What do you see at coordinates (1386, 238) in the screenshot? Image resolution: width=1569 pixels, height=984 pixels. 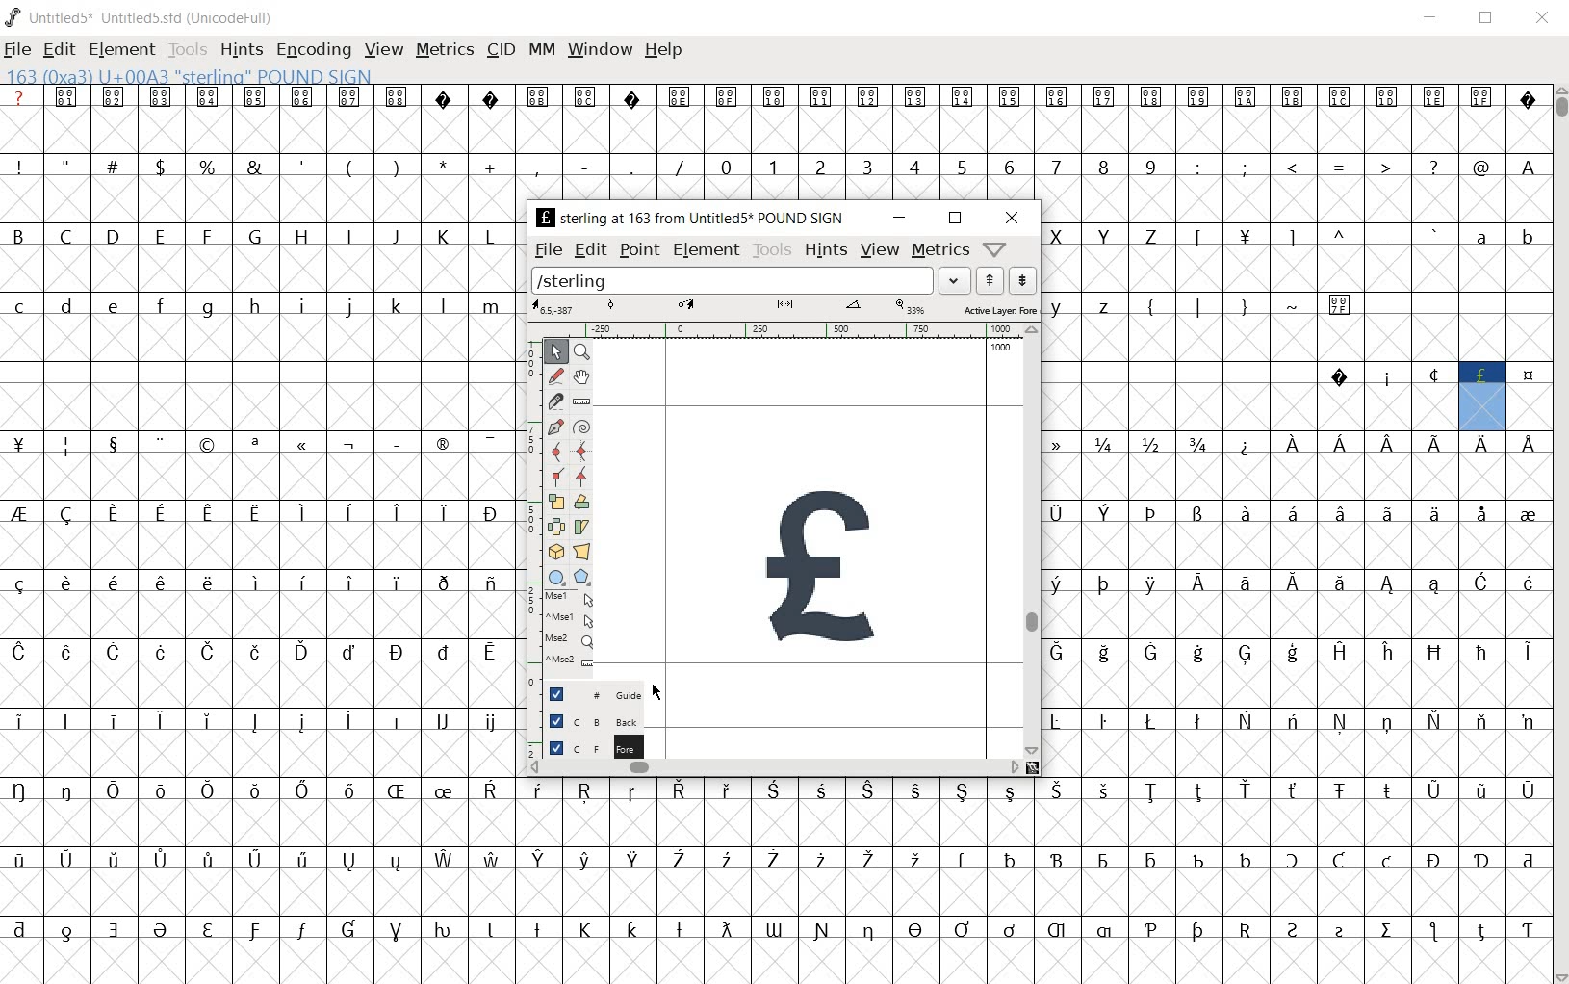 I see `_` at bounding box center [1386, 238].